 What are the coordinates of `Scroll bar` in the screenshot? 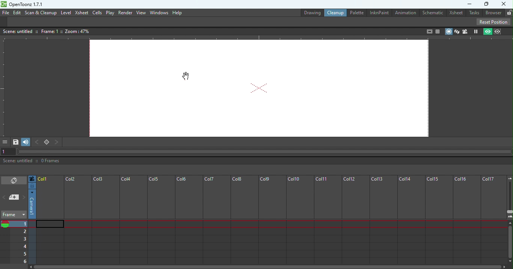 It's located at (509, 241).